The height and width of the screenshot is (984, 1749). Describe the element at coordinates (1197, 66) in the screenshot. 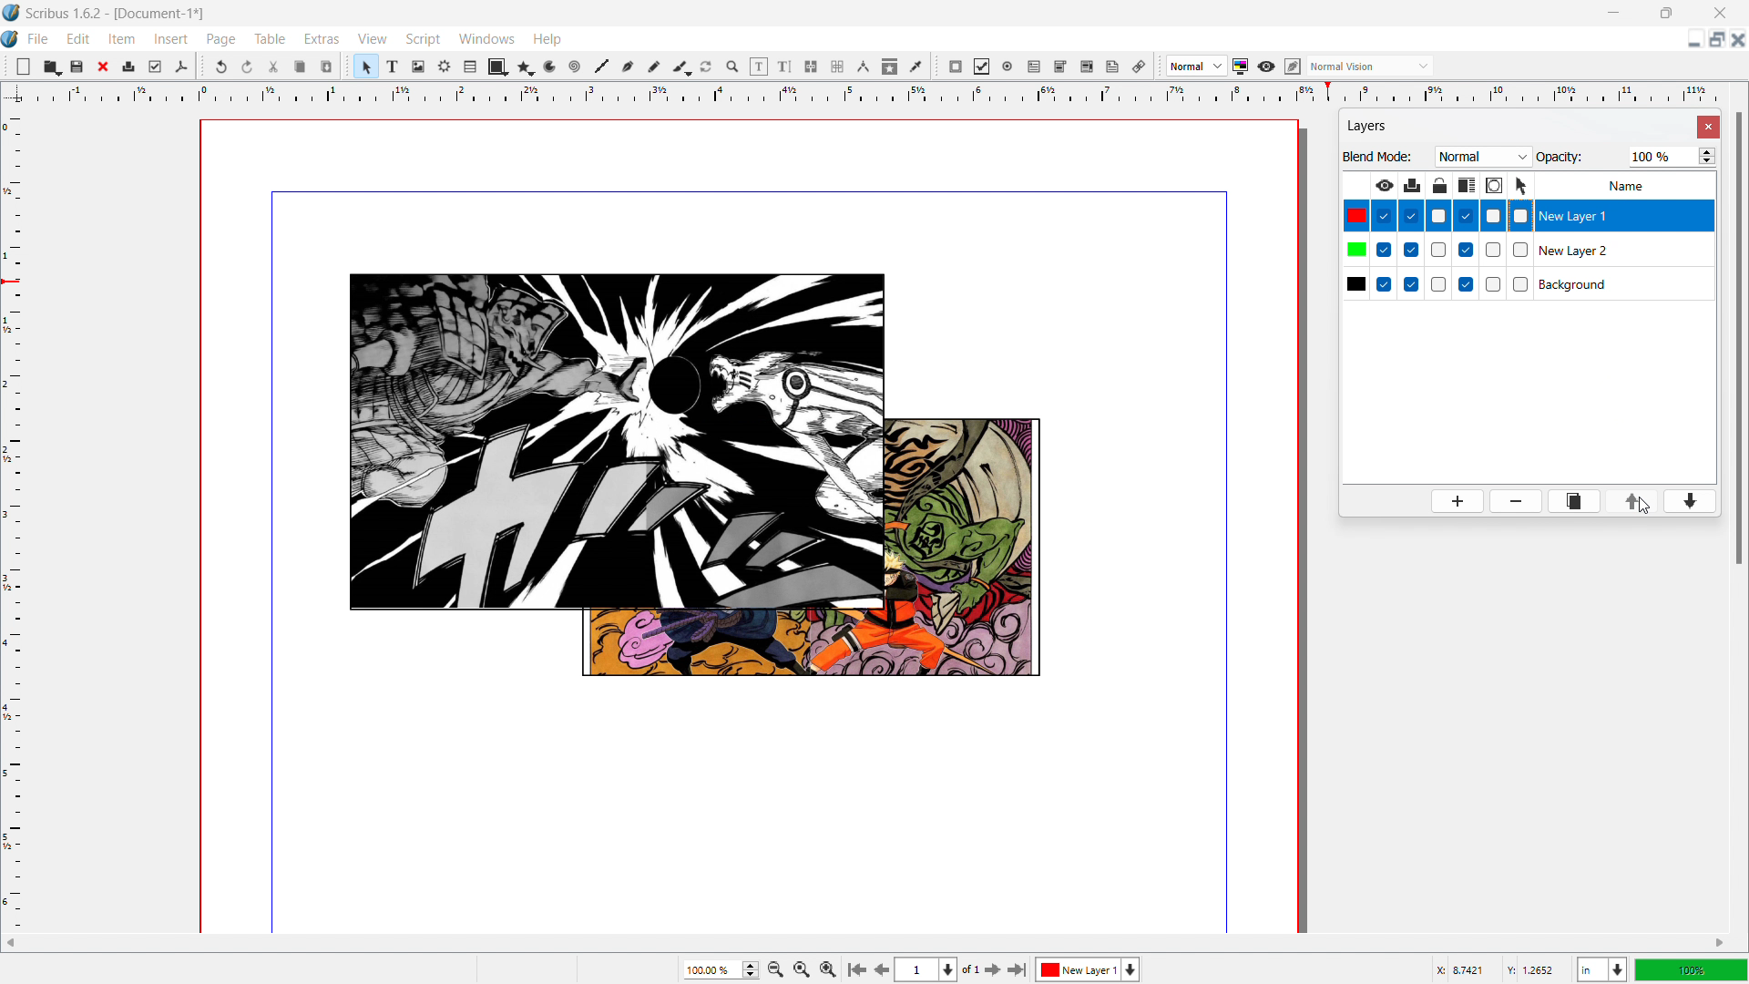

I see `select image preview` at that location.